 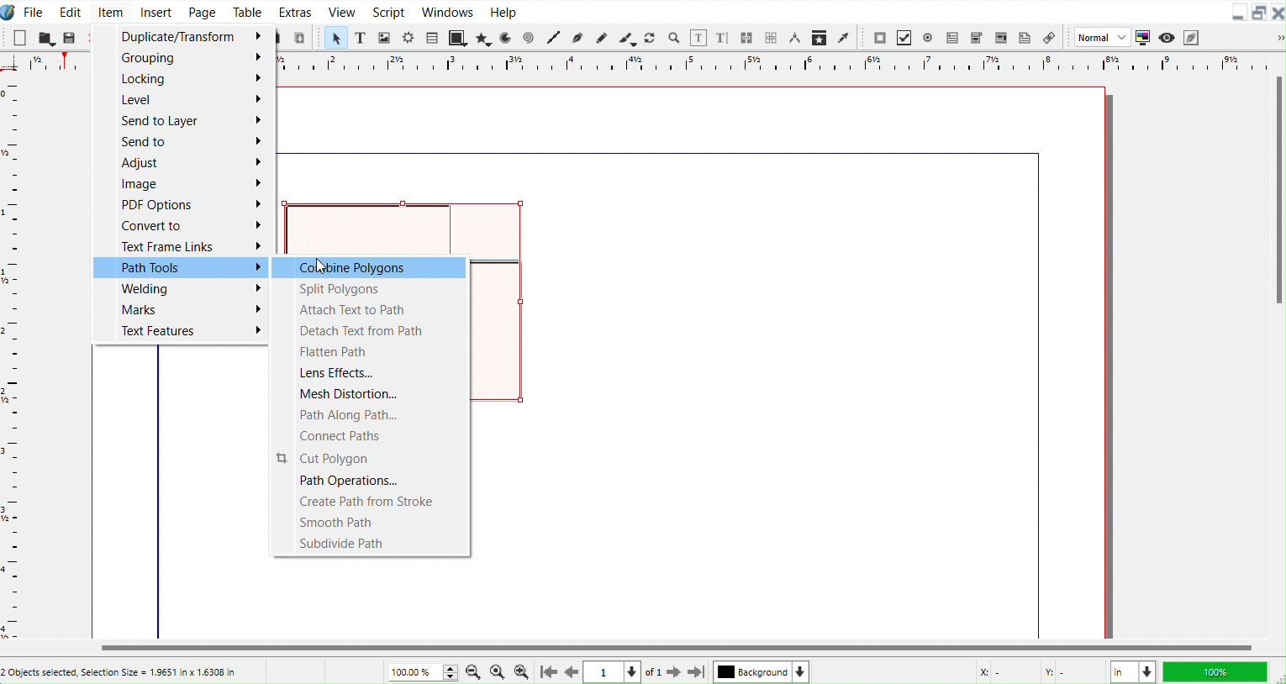 What do you see at coordinates (156, 11) in the screenshot?
I see `Insert` at bounding box center [156, 11].